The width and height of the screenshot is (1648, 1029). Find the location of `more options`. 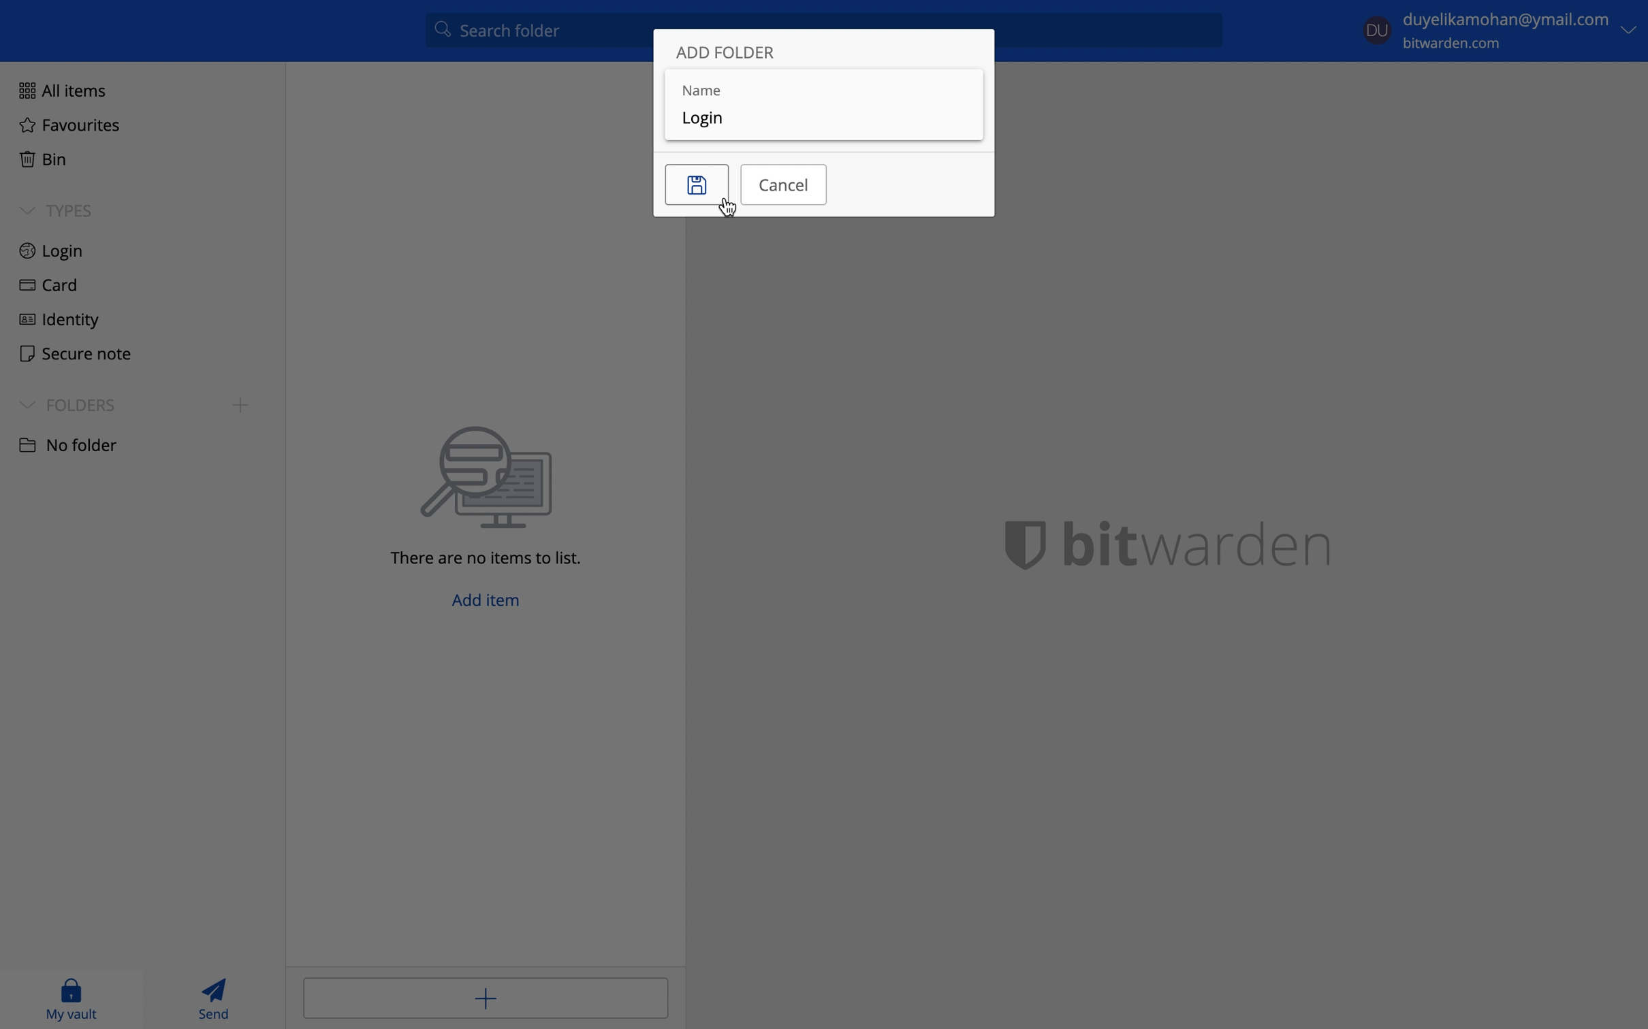

more options is located at coordinates (1632, 29).